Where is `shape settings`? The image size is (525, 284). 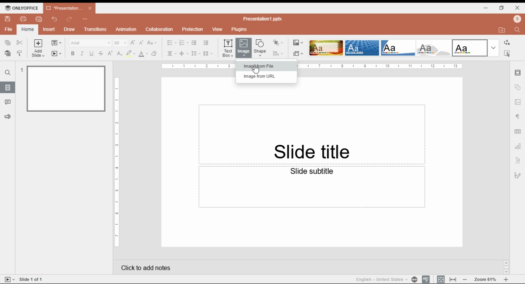
shape settings is located at coordinates (518, 88).